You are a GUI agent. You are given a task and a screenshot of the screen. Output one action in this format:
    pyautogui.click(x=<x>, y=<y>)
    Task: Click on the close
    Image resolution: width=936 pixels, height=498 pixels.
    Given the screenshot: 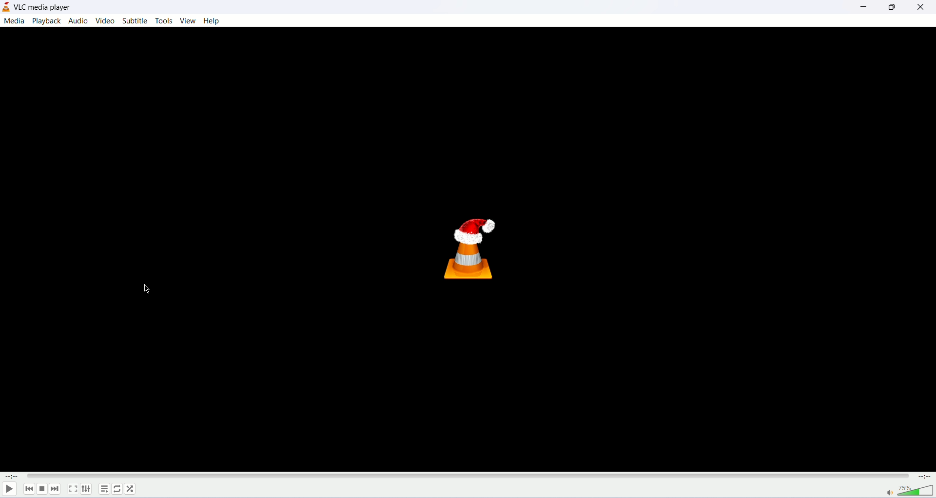 What is the action you would take?
    pyautogui.click(x=921, y=7)
    